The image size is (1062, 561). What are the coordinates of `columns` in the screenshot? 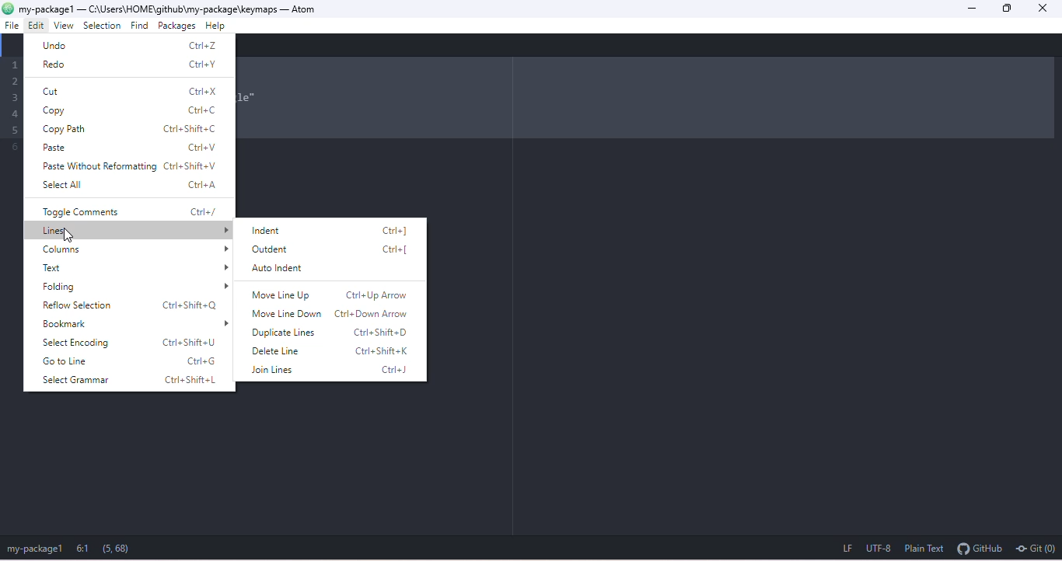 It's located at (134, 251).